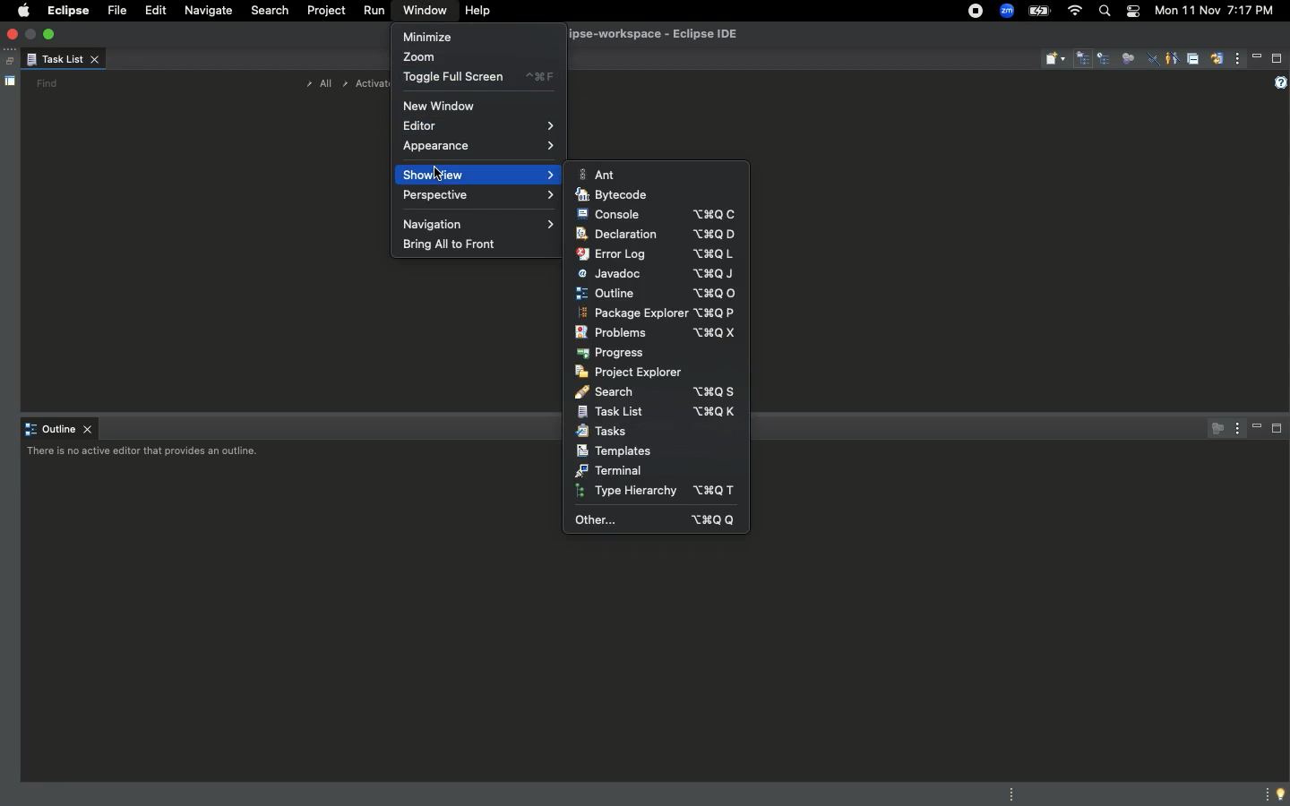 This screenshot has width=1290, height=806. What do you see at coordinates (655, 272) in the screenshot?
I see `Javadoc` at bounding box center [655, 272].